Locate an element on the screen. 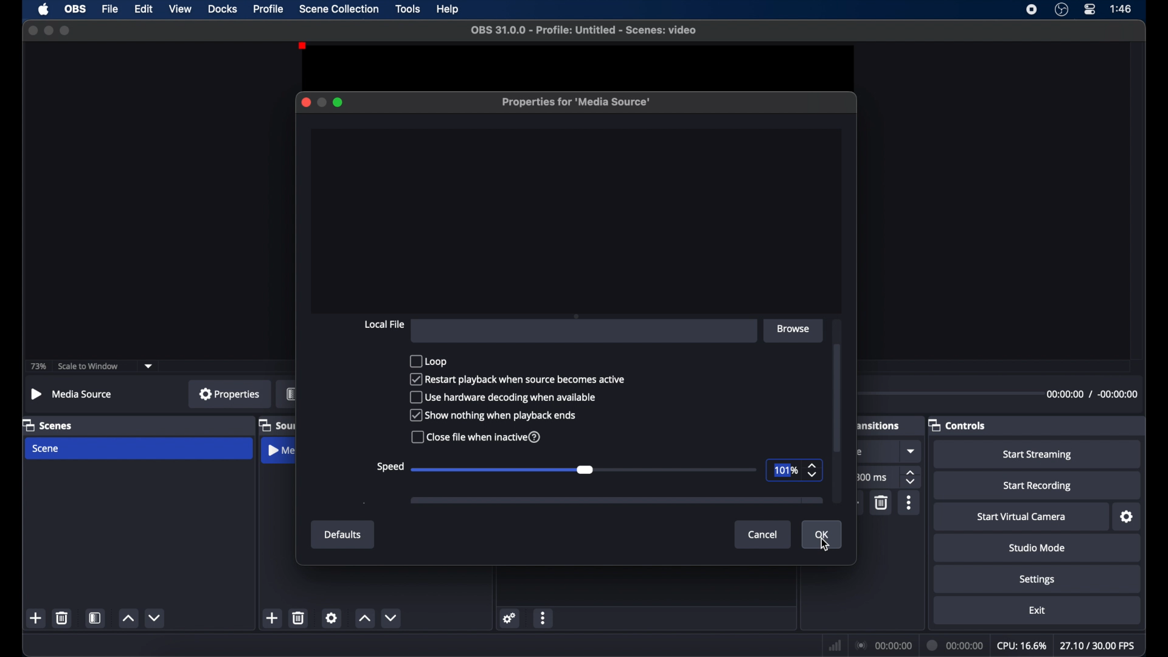  start streaming is located at coordinates (1037, 455).